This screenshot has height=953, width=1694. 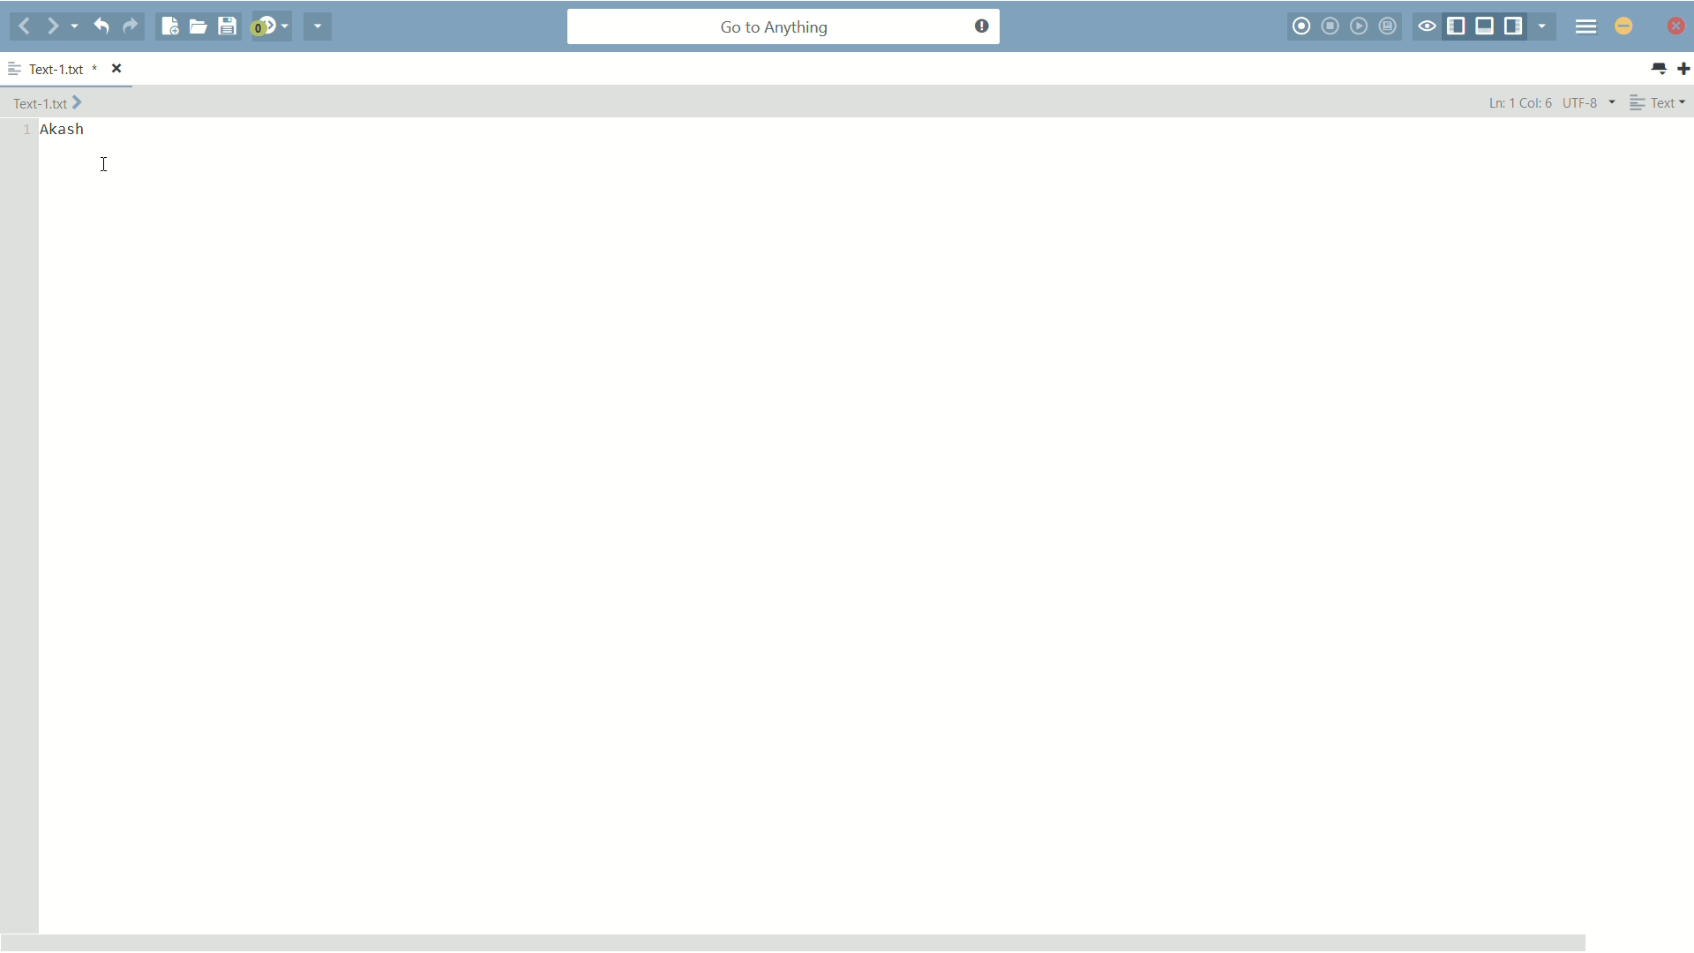 I want to click on new file, so click(x=169, y=26).